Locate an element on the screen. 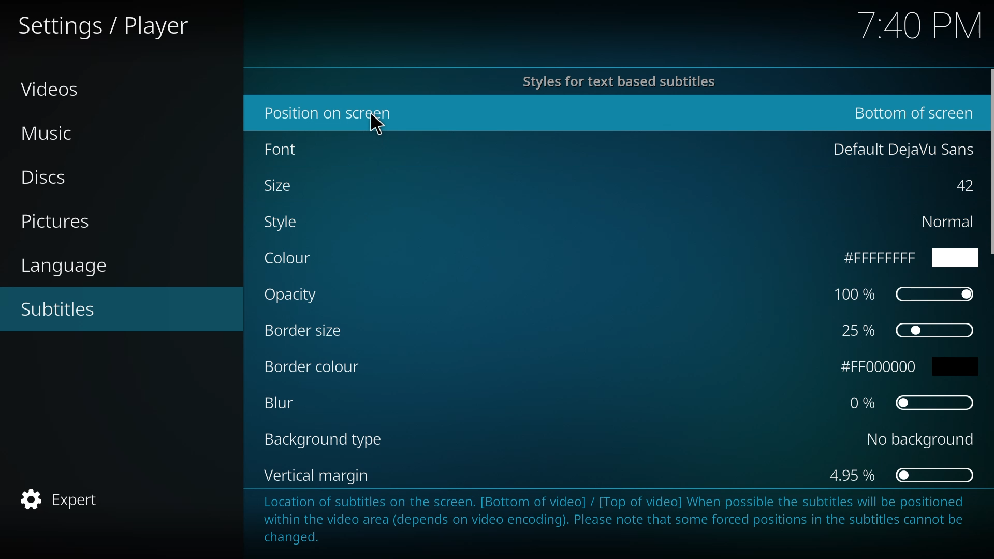 This screenshot has height=559, width=994. scroll bar is located at coordinates (992, 161).